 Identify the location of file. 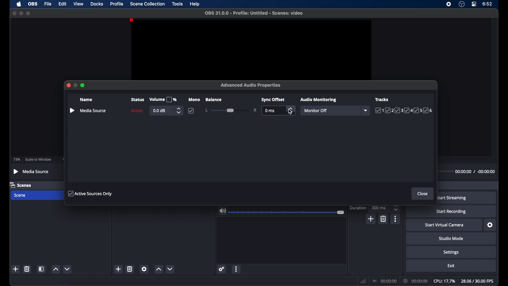
(48, 4).